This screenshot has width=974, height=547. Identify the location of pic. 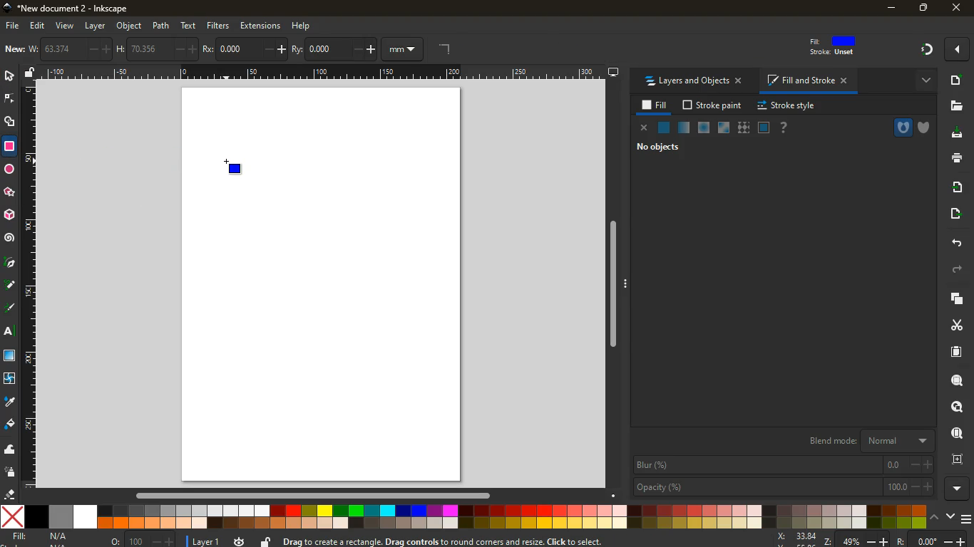
(10, 261).